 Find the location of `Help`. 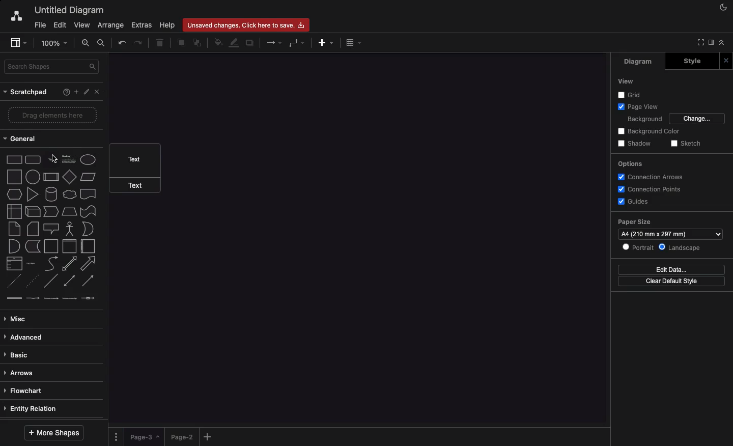

Help is located at coordinates (64, 93).